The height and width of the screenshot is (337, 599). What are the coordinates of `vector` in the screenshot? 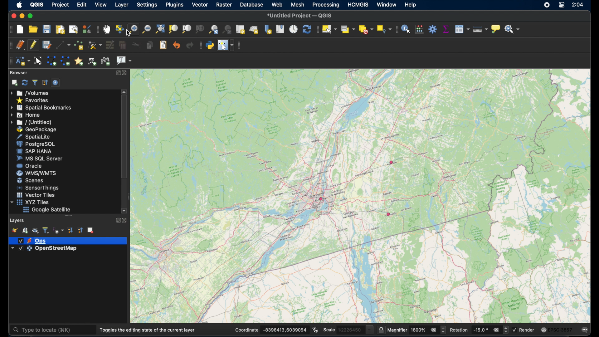 It's located at (200, 5).